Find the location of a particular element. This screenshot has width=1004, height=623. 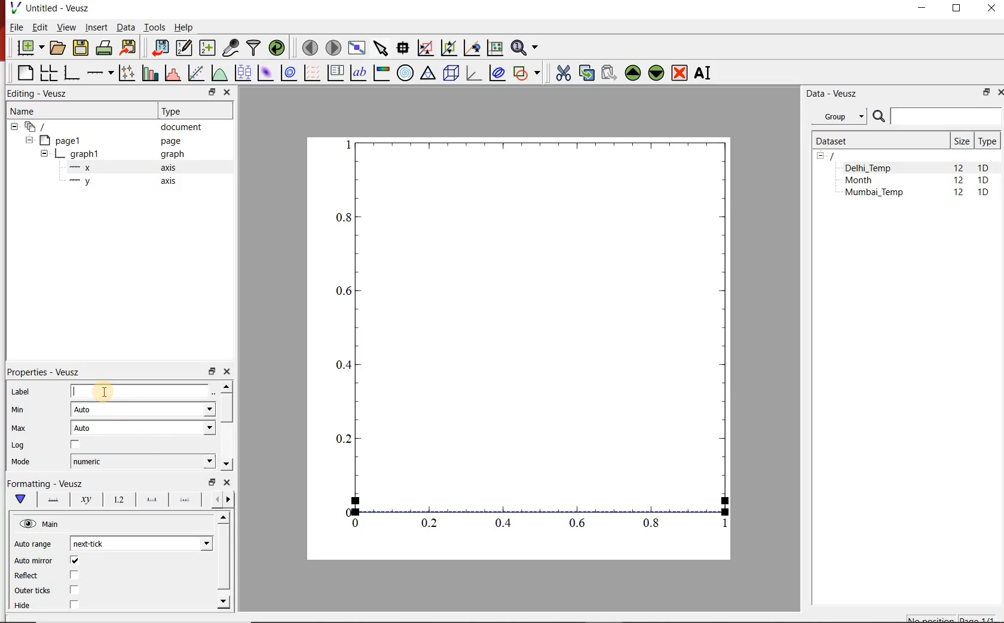

12 is located at coordinates (960, 194).